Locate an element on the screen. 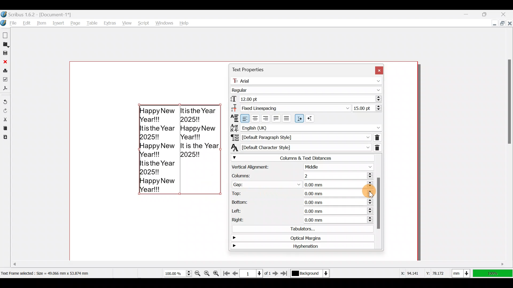  Cut is located at coordinates (5, 119).